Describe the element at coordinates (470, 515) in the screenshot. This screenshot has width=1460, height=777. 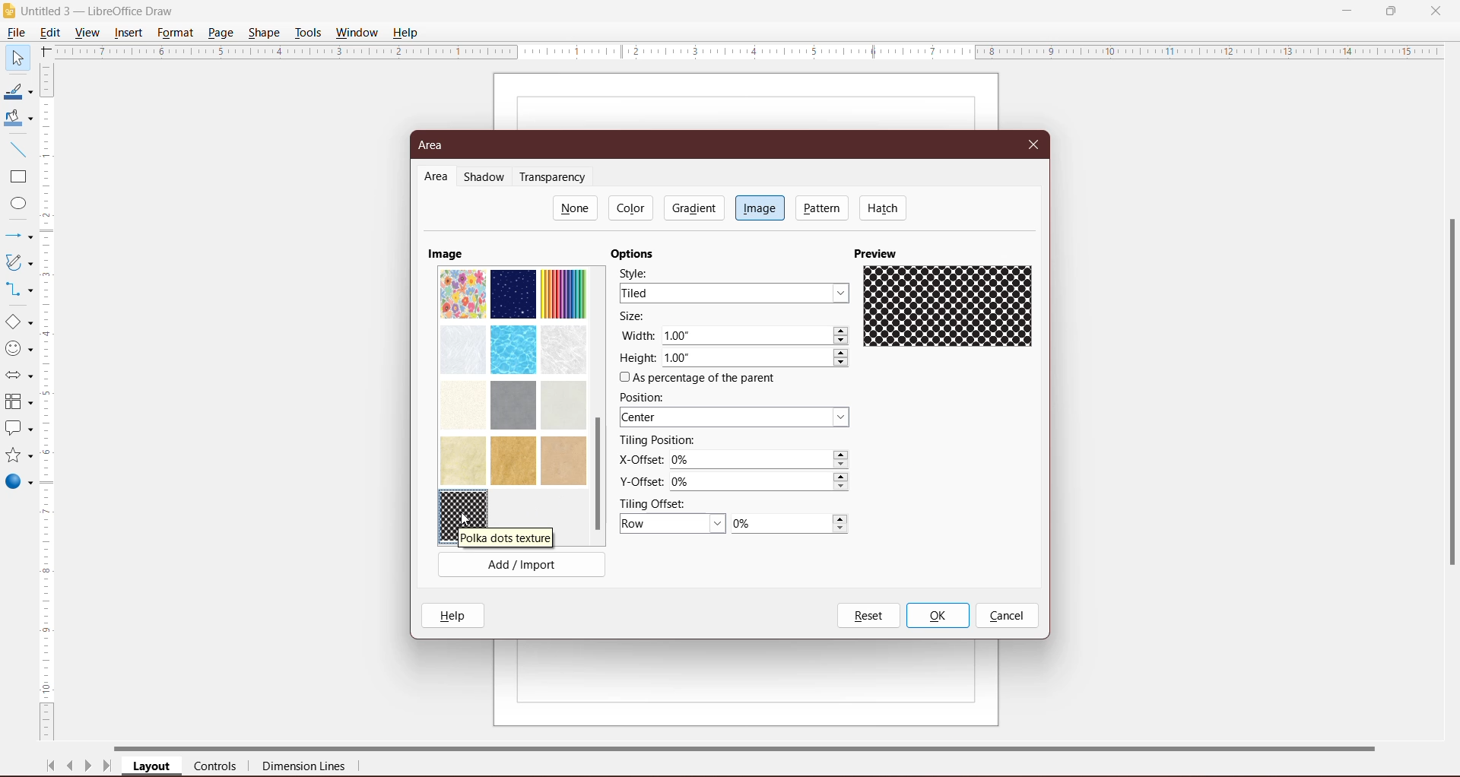
I see `Cursor` at that location.